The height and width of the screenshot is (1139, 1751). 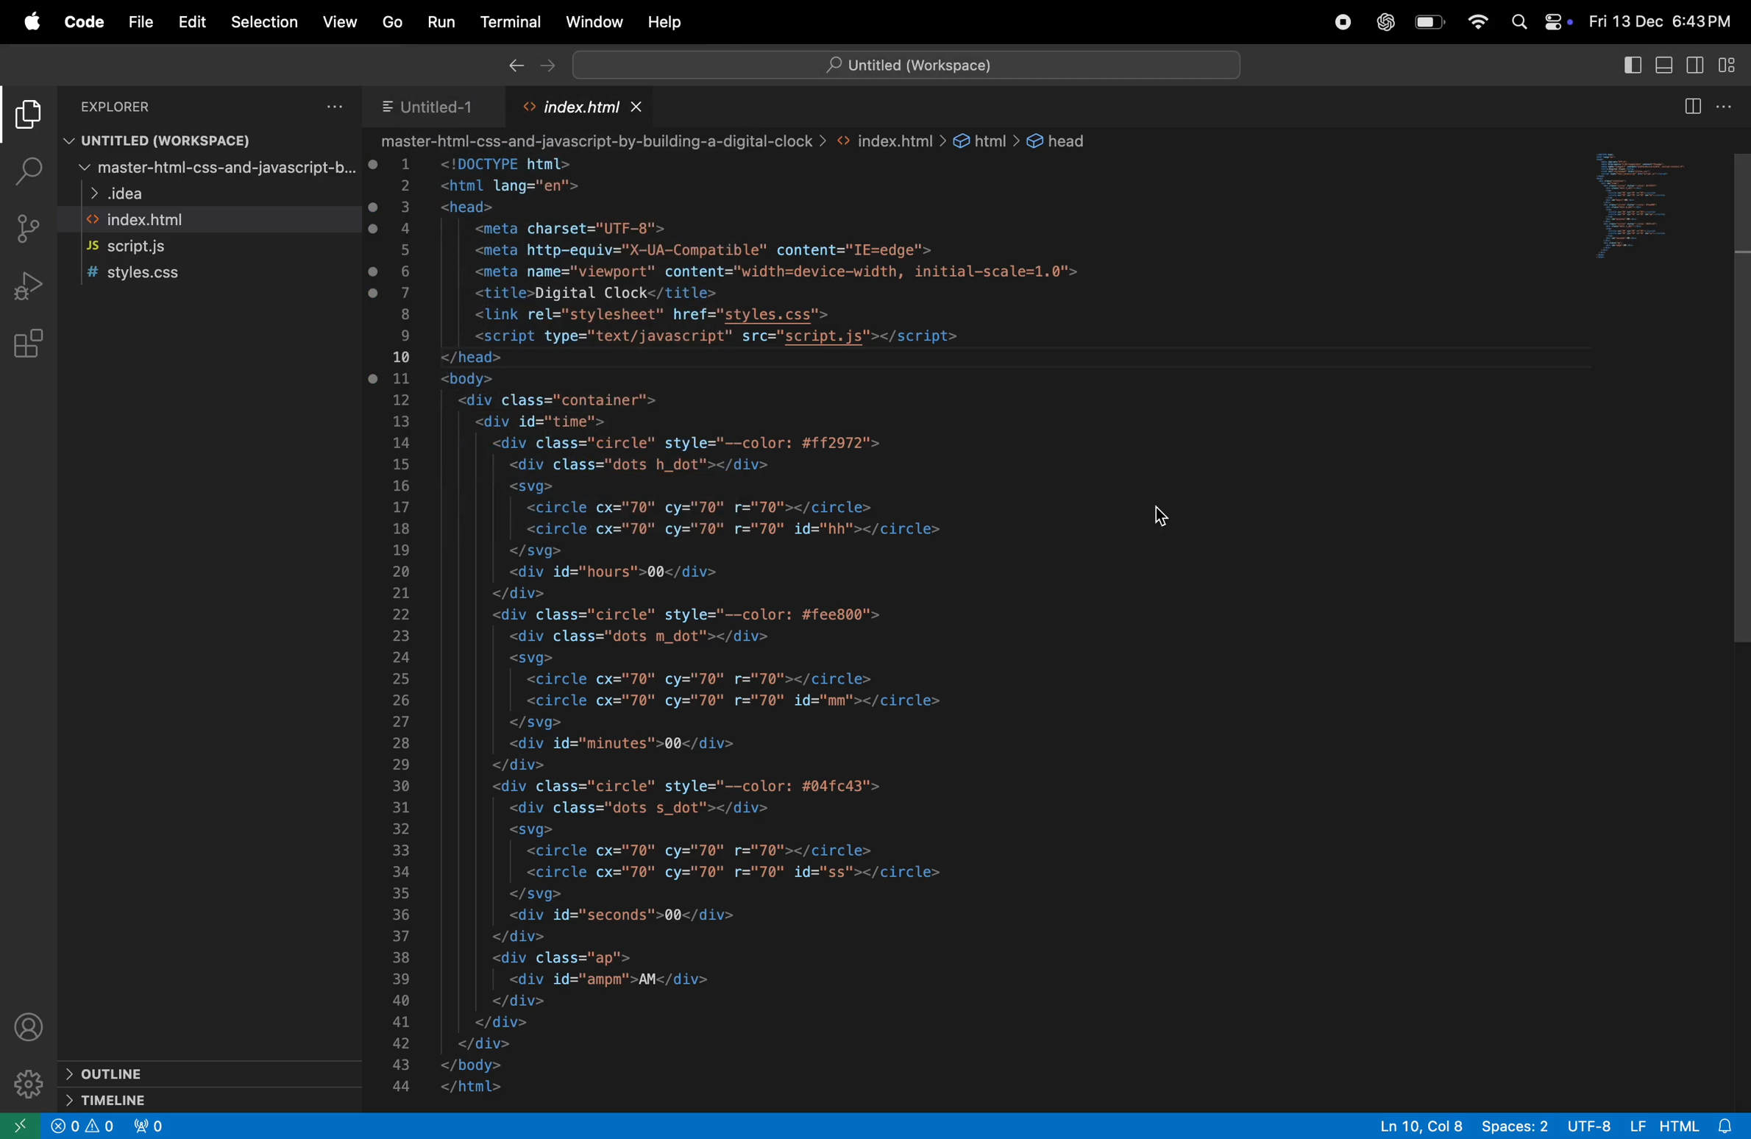 I want to click on style .css, so click(x=148, y=275).